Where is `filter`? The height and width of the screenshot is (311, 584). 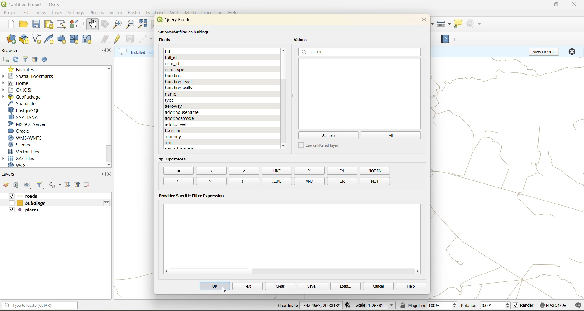 filter is located at coordinates (39, 185).